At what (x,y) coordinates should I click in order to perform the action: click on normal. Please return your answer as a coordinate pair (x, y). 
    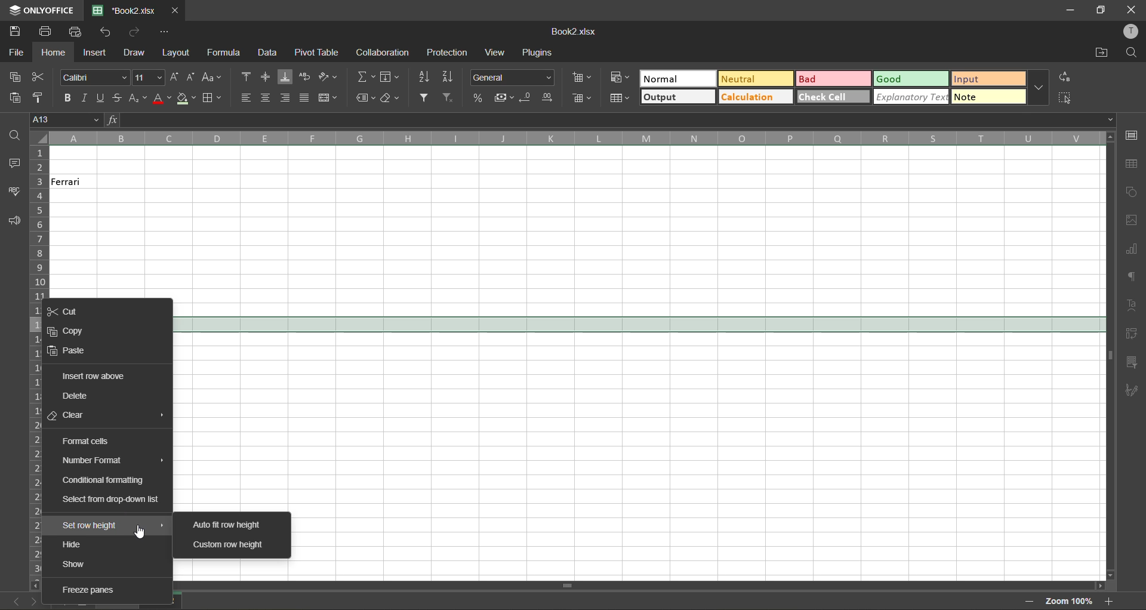
    Looking at the image, I should click on (678, 79).